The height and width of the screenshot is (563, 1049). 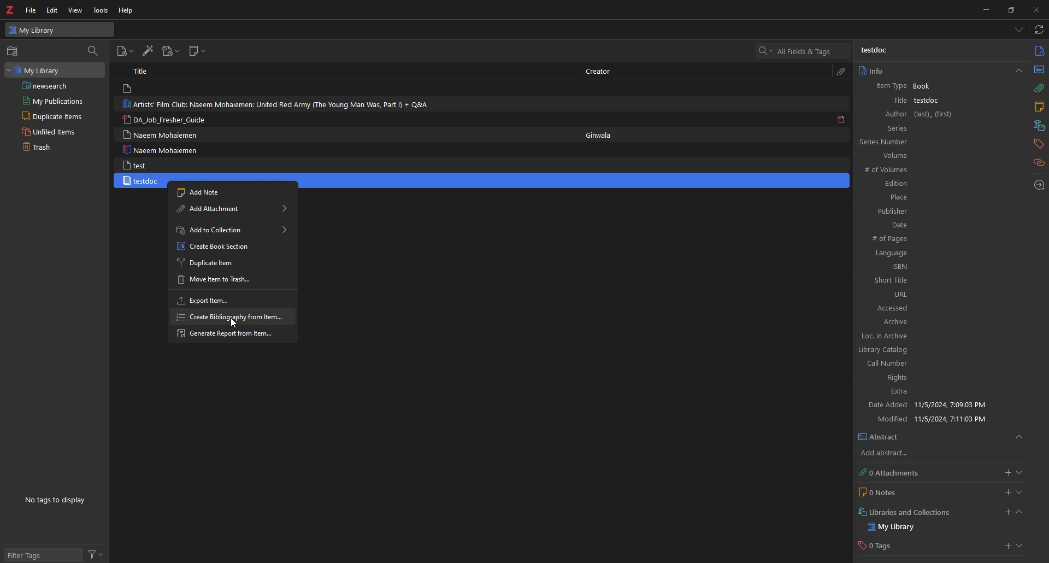 I want to click on Extra, so click(x=934, y=392).